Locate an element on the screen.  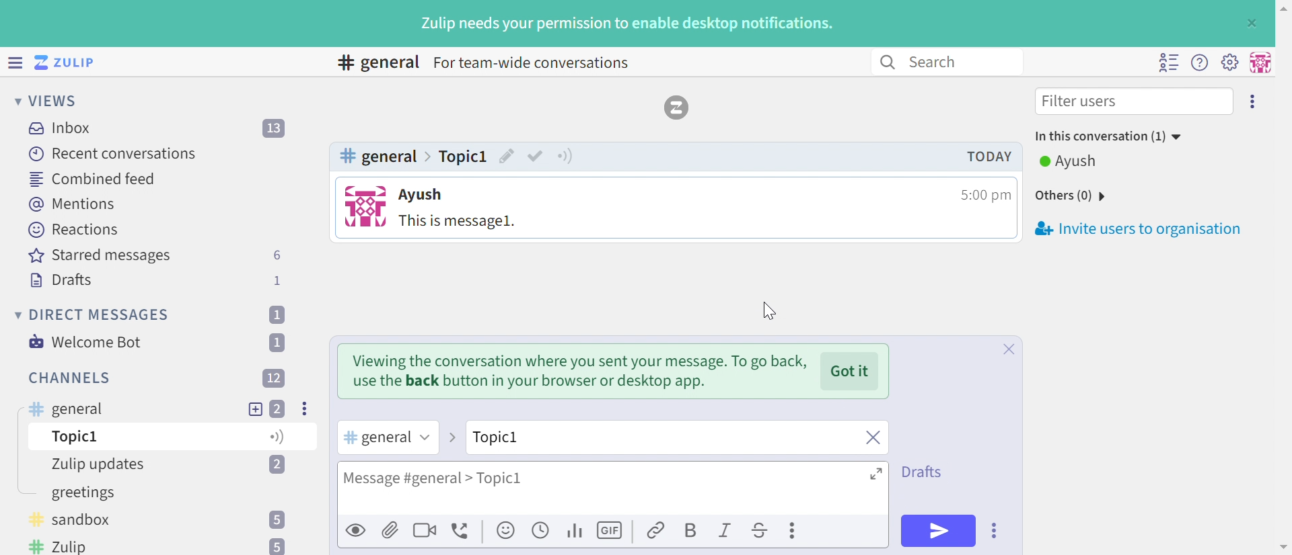
1 is located at coordinates (280, 342).